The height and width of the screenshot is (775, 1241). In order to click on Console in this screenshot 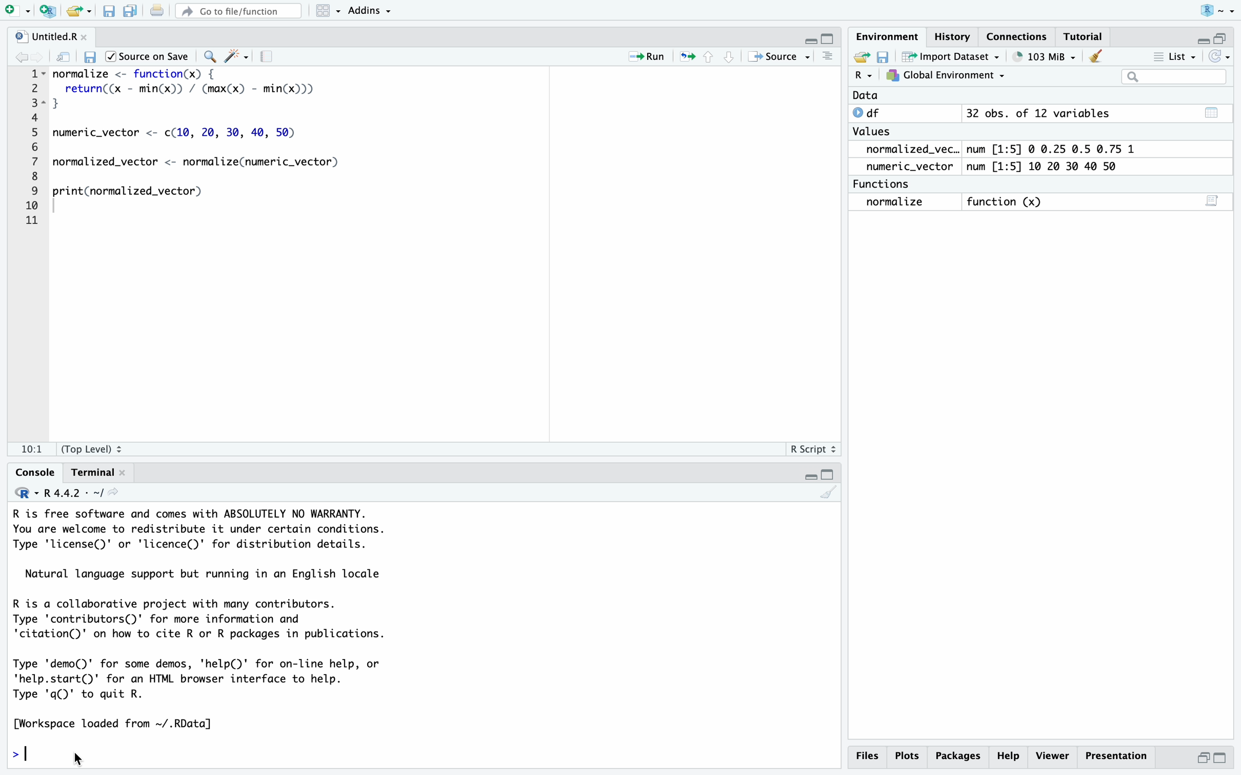, I will do `click(33, 474)`.